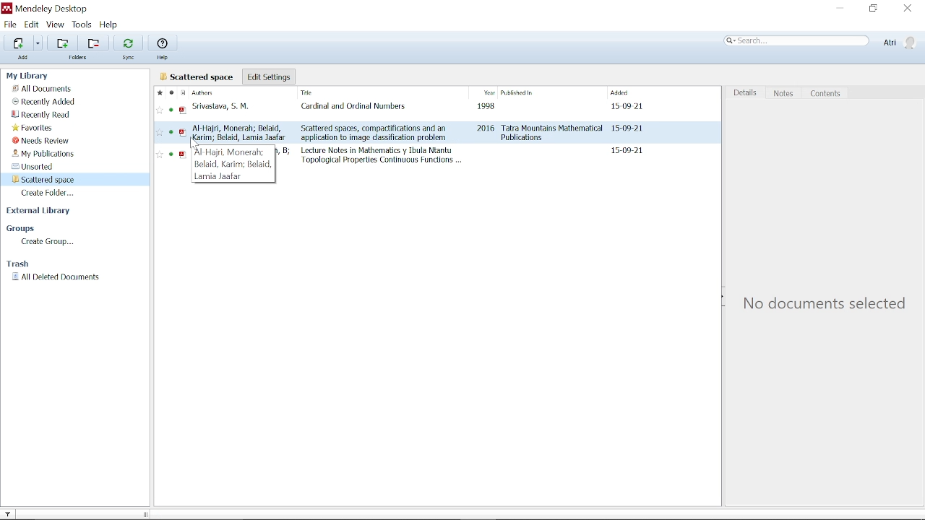  Describe the element at coordinates (625, 152) in the screenshot. I see `date` at that location.